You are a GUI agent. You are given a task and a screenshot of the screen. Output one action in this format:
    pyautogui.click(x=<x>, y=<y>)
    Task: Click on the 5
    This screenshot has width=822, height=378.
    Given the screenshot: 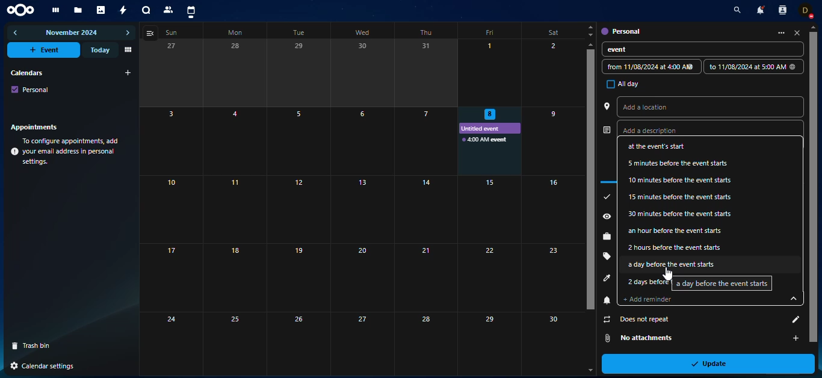 What is the action you would take?
    pyautogui.click(x=299, y=141)
    